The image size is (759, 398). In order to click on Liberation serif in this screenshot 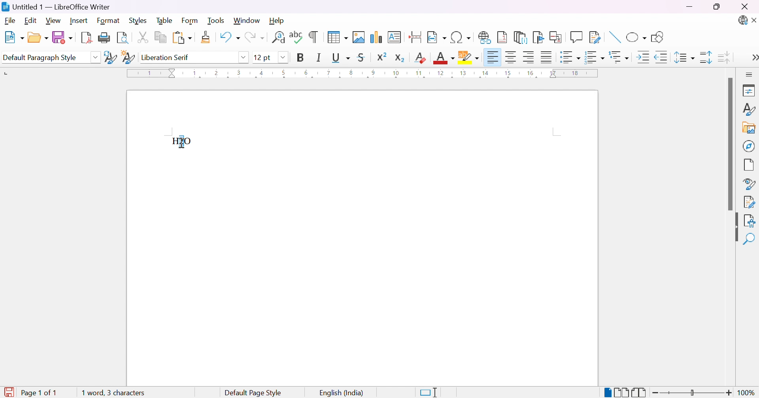, I will do `click(166, 57)`.